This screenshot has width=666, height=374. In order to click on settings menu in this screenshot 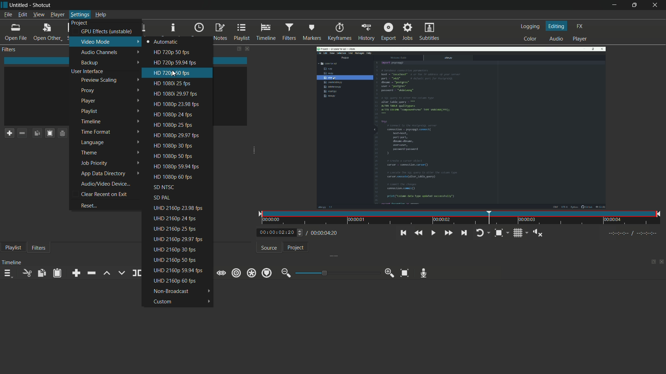, I will do `click(80, 15)`.